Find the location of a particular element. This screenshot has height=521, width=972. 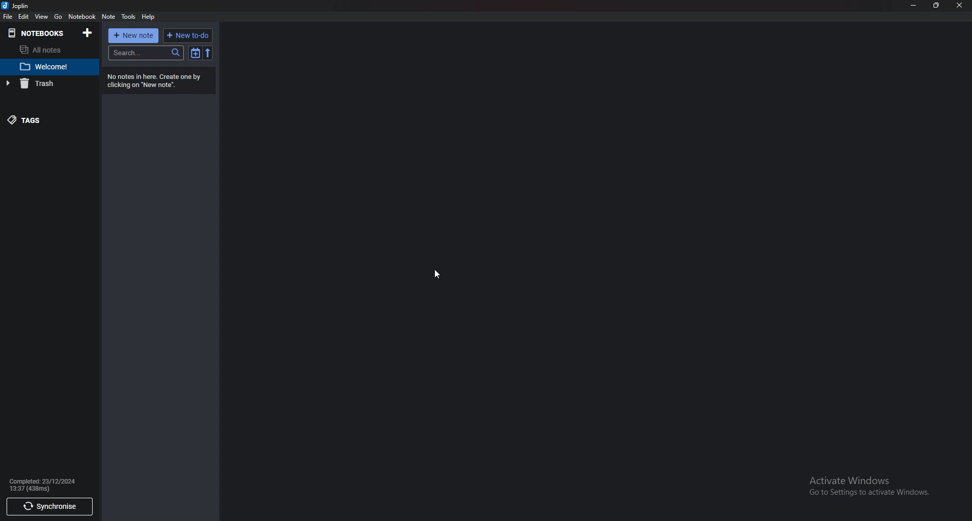

Synchronize is located at coordinates (50, 507).